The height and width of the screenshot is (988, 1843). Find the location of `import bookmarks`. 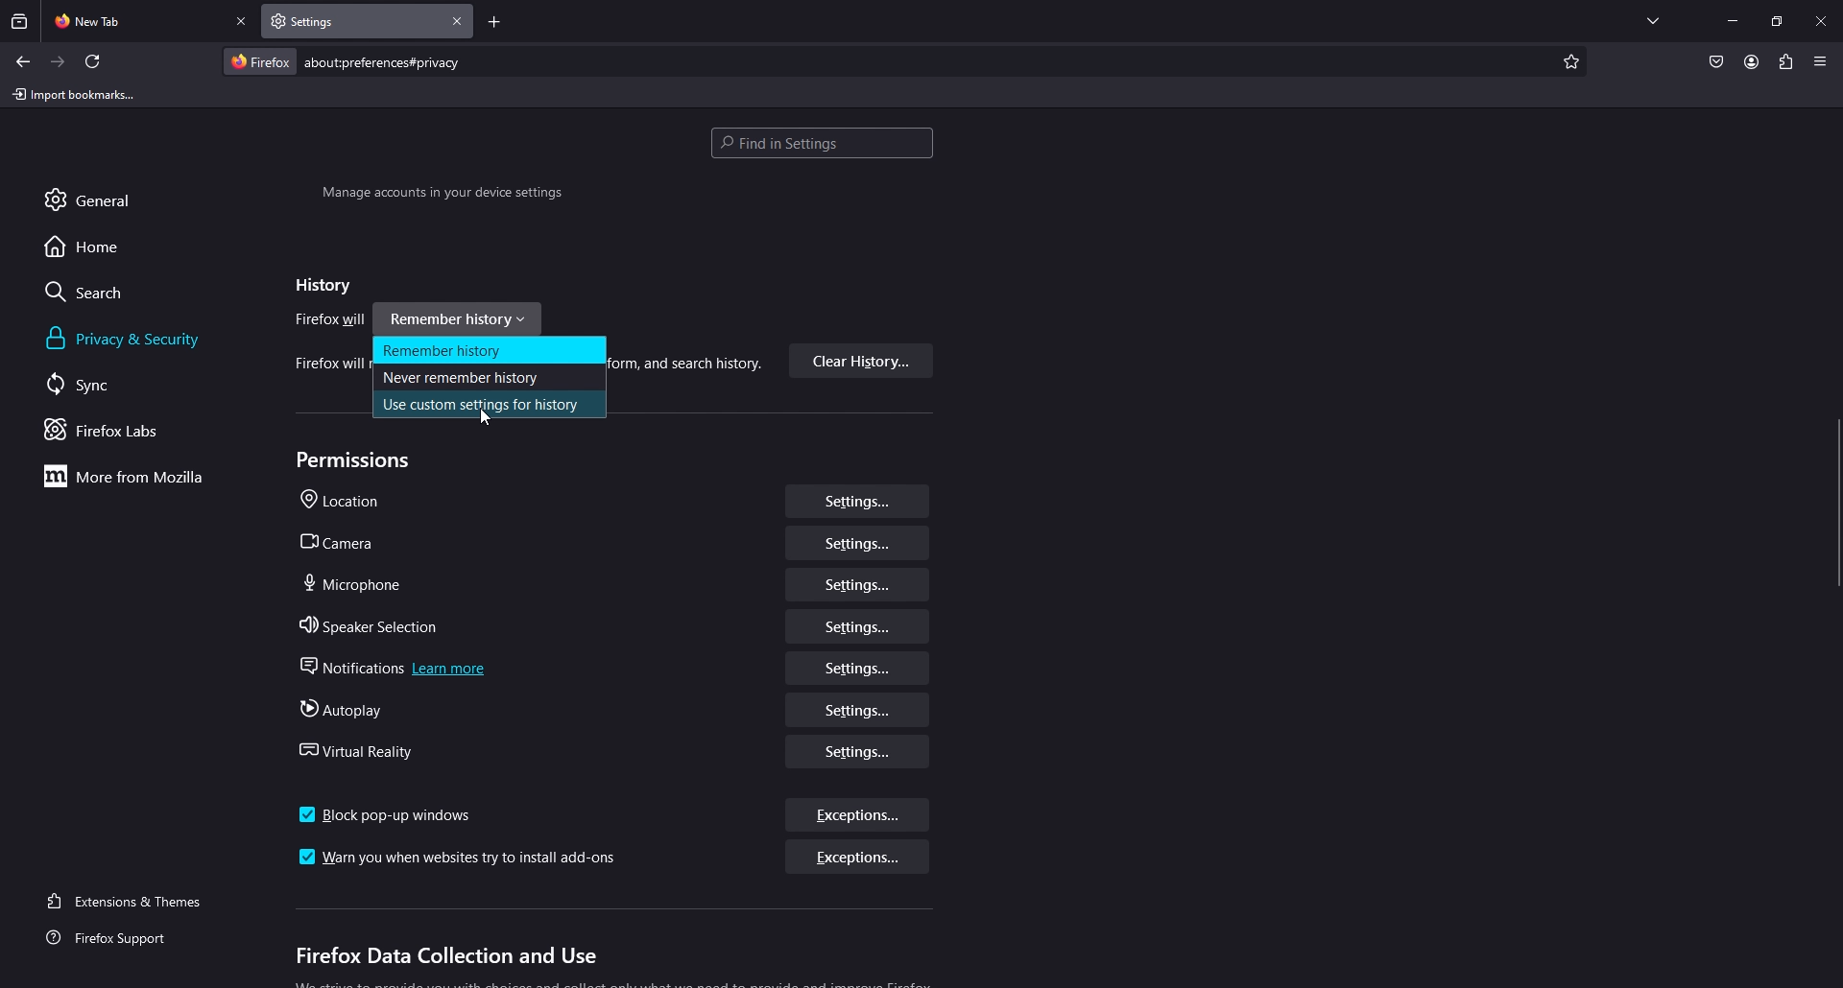

import bookmarks is located at coordinates (78, 93).